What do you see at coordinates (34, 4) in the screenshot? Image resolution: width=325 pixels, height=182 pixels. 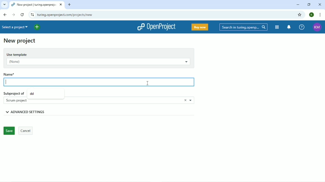 I see `projects | turing.openproject.com` at bounding box center [34, 4].